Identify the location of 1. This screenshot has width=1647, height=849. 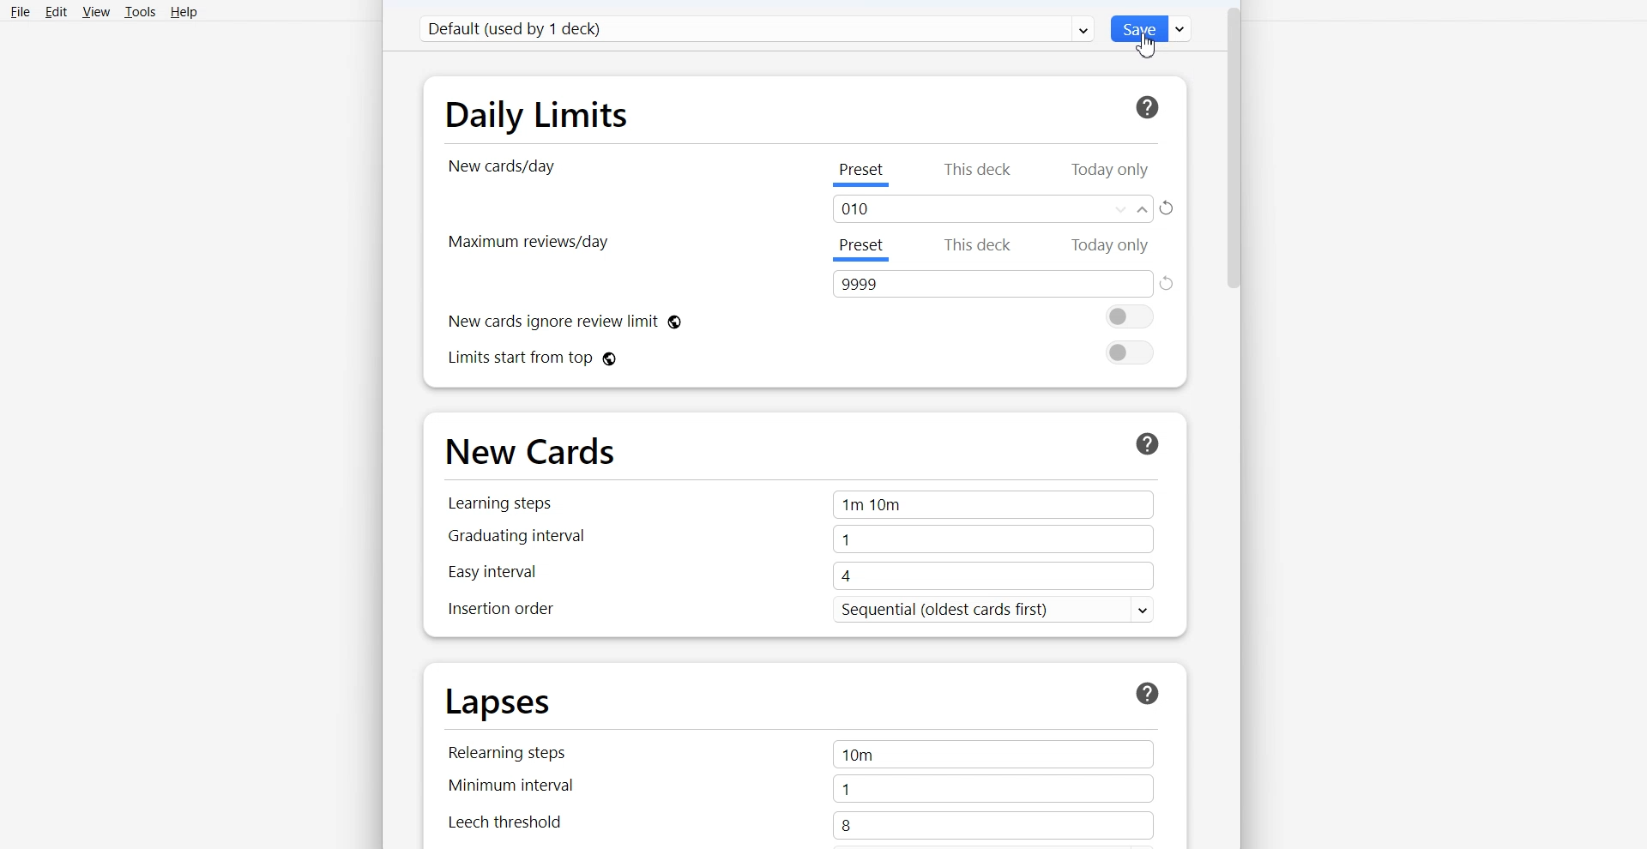
(991, 540).